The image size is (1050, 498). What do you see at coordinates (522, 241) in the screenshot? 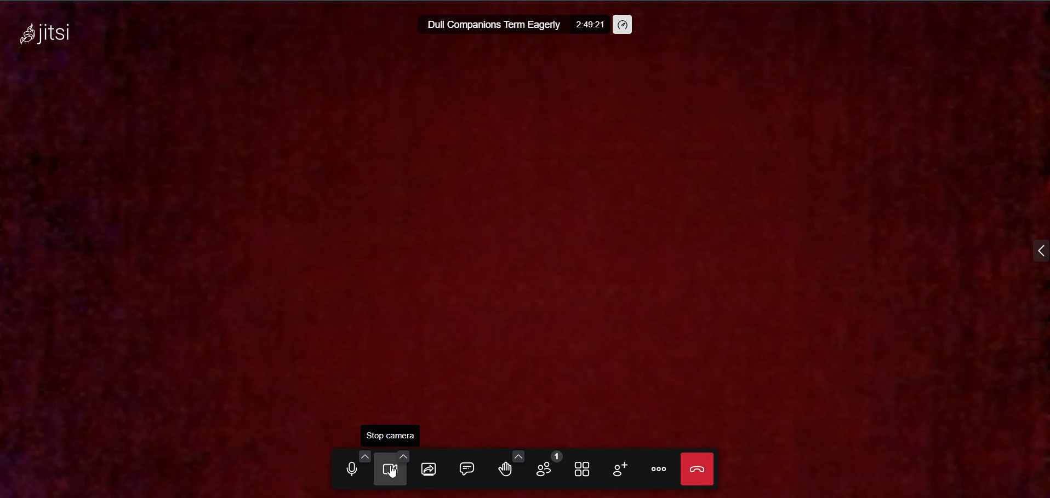
I see `video display` at bounding box center [522, 241].